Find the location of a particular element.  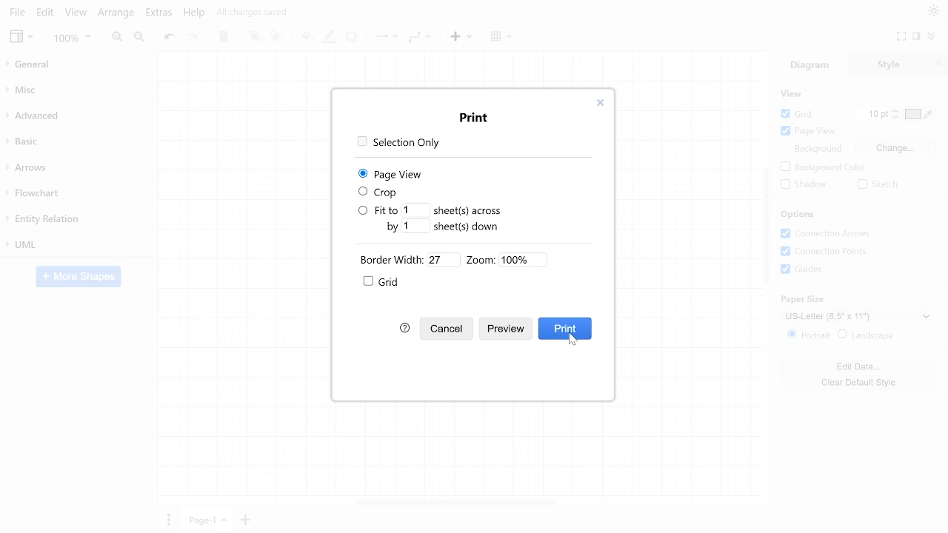

Connection points is located at coordinates (828, 251).